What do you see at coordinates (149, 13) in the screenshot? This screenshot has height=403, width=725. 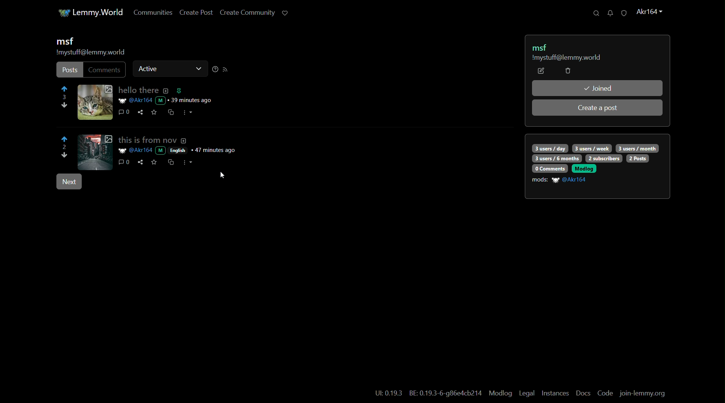 I see `ommunities` at bounding box center [149, 13].